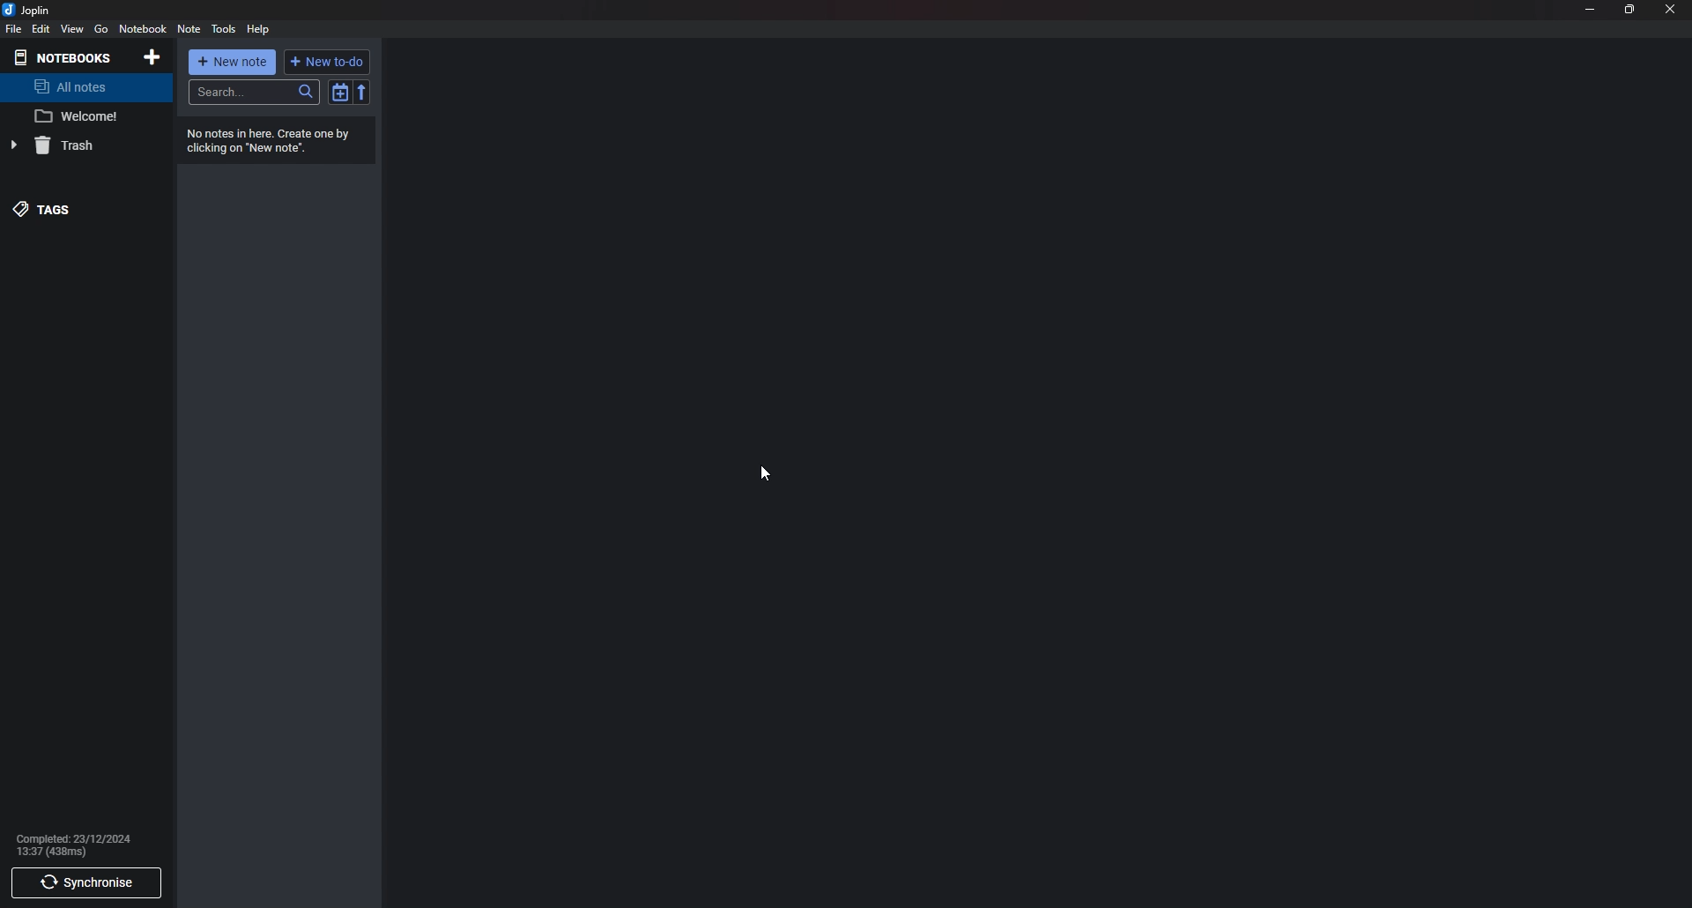  Describe the element at coordinates (363, 93) in the screenshot. I see `Reverse sort order` at that location.